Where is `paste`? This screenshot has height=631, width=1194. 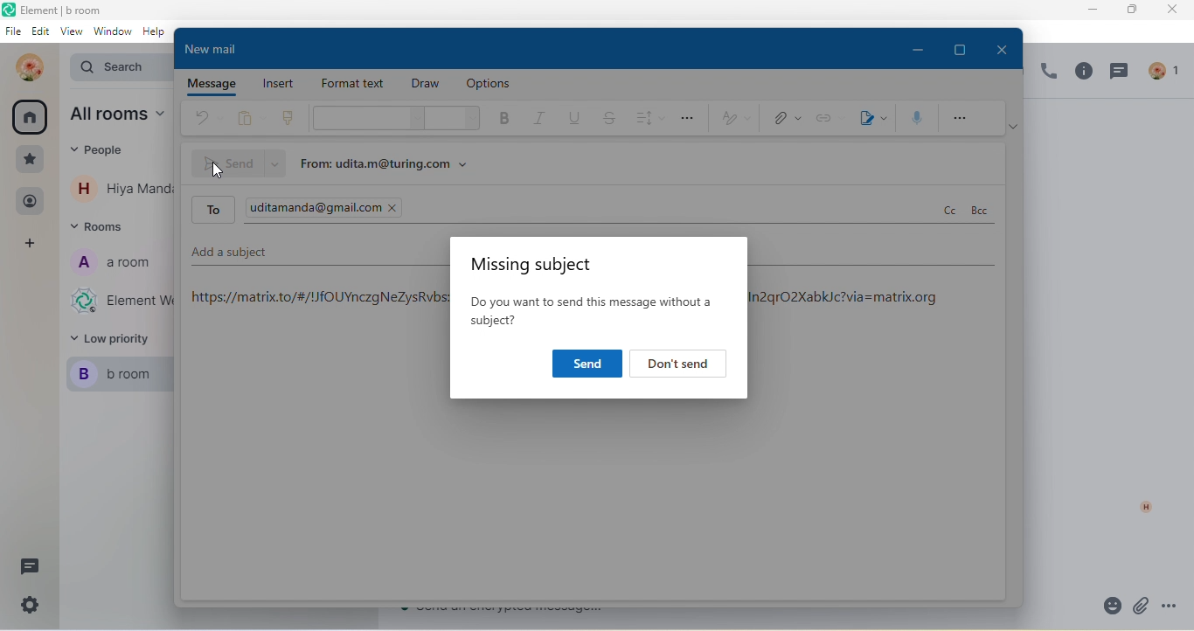
paste is located at coordinates (246, 121).